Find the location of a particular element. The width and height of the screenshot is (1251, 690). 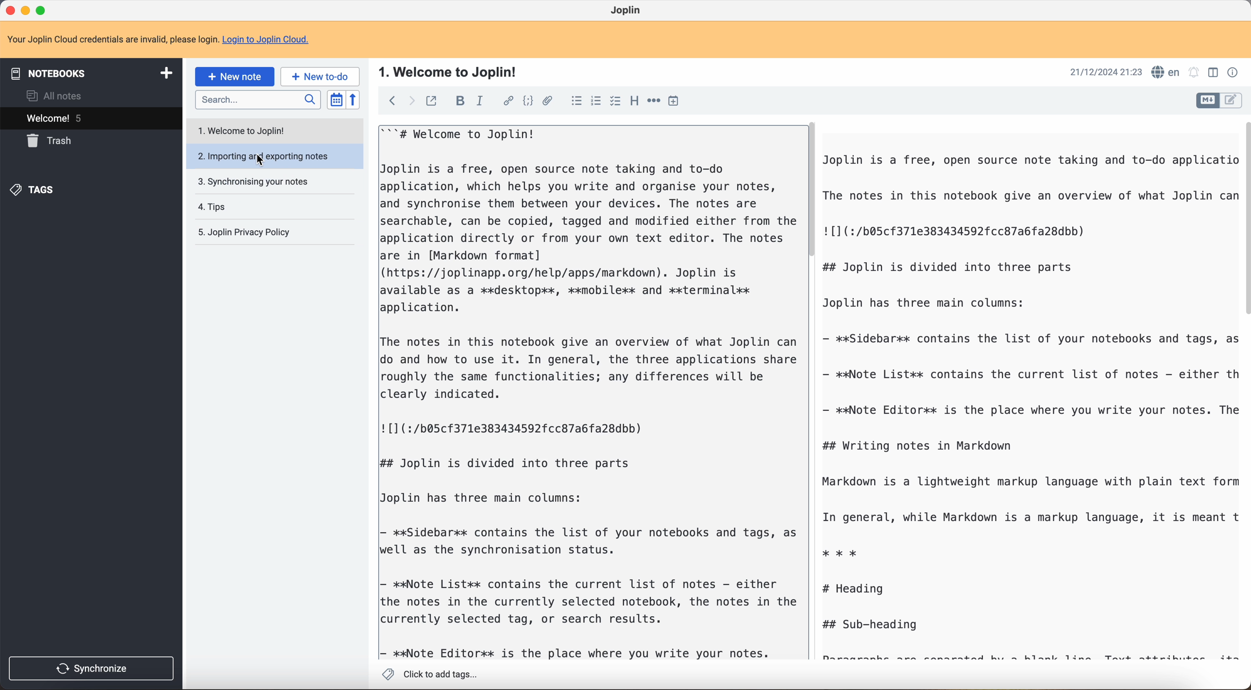

trash is located at coordinates (52, 141).